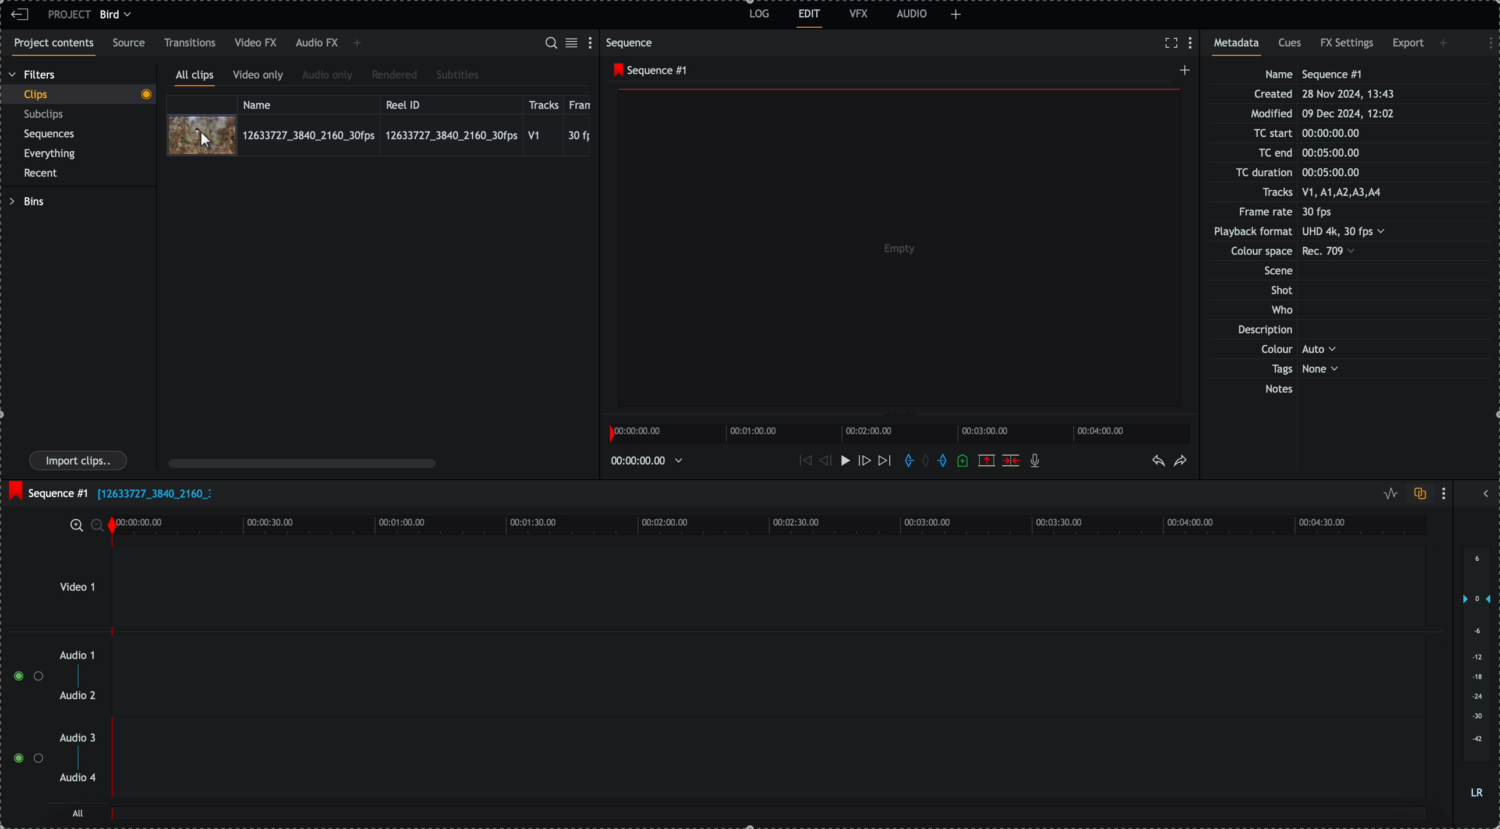 The height and width of the screenshot is (829, 1500). I want to click on timeline, so click(903, 432).